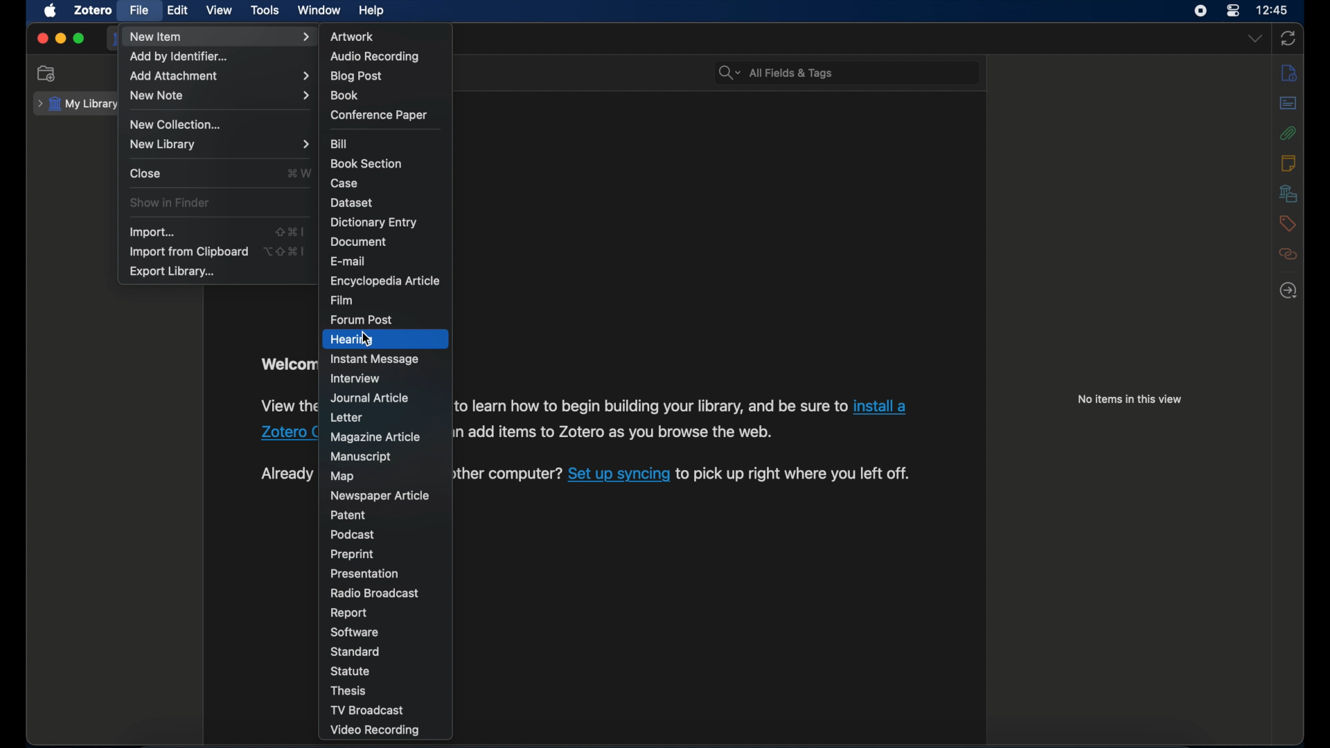 The width and height of the screenshot is (1330, 748). What do you see at coordinates (344, 184) in the screenshot?
I see `case` at bounding box center [344, 184].